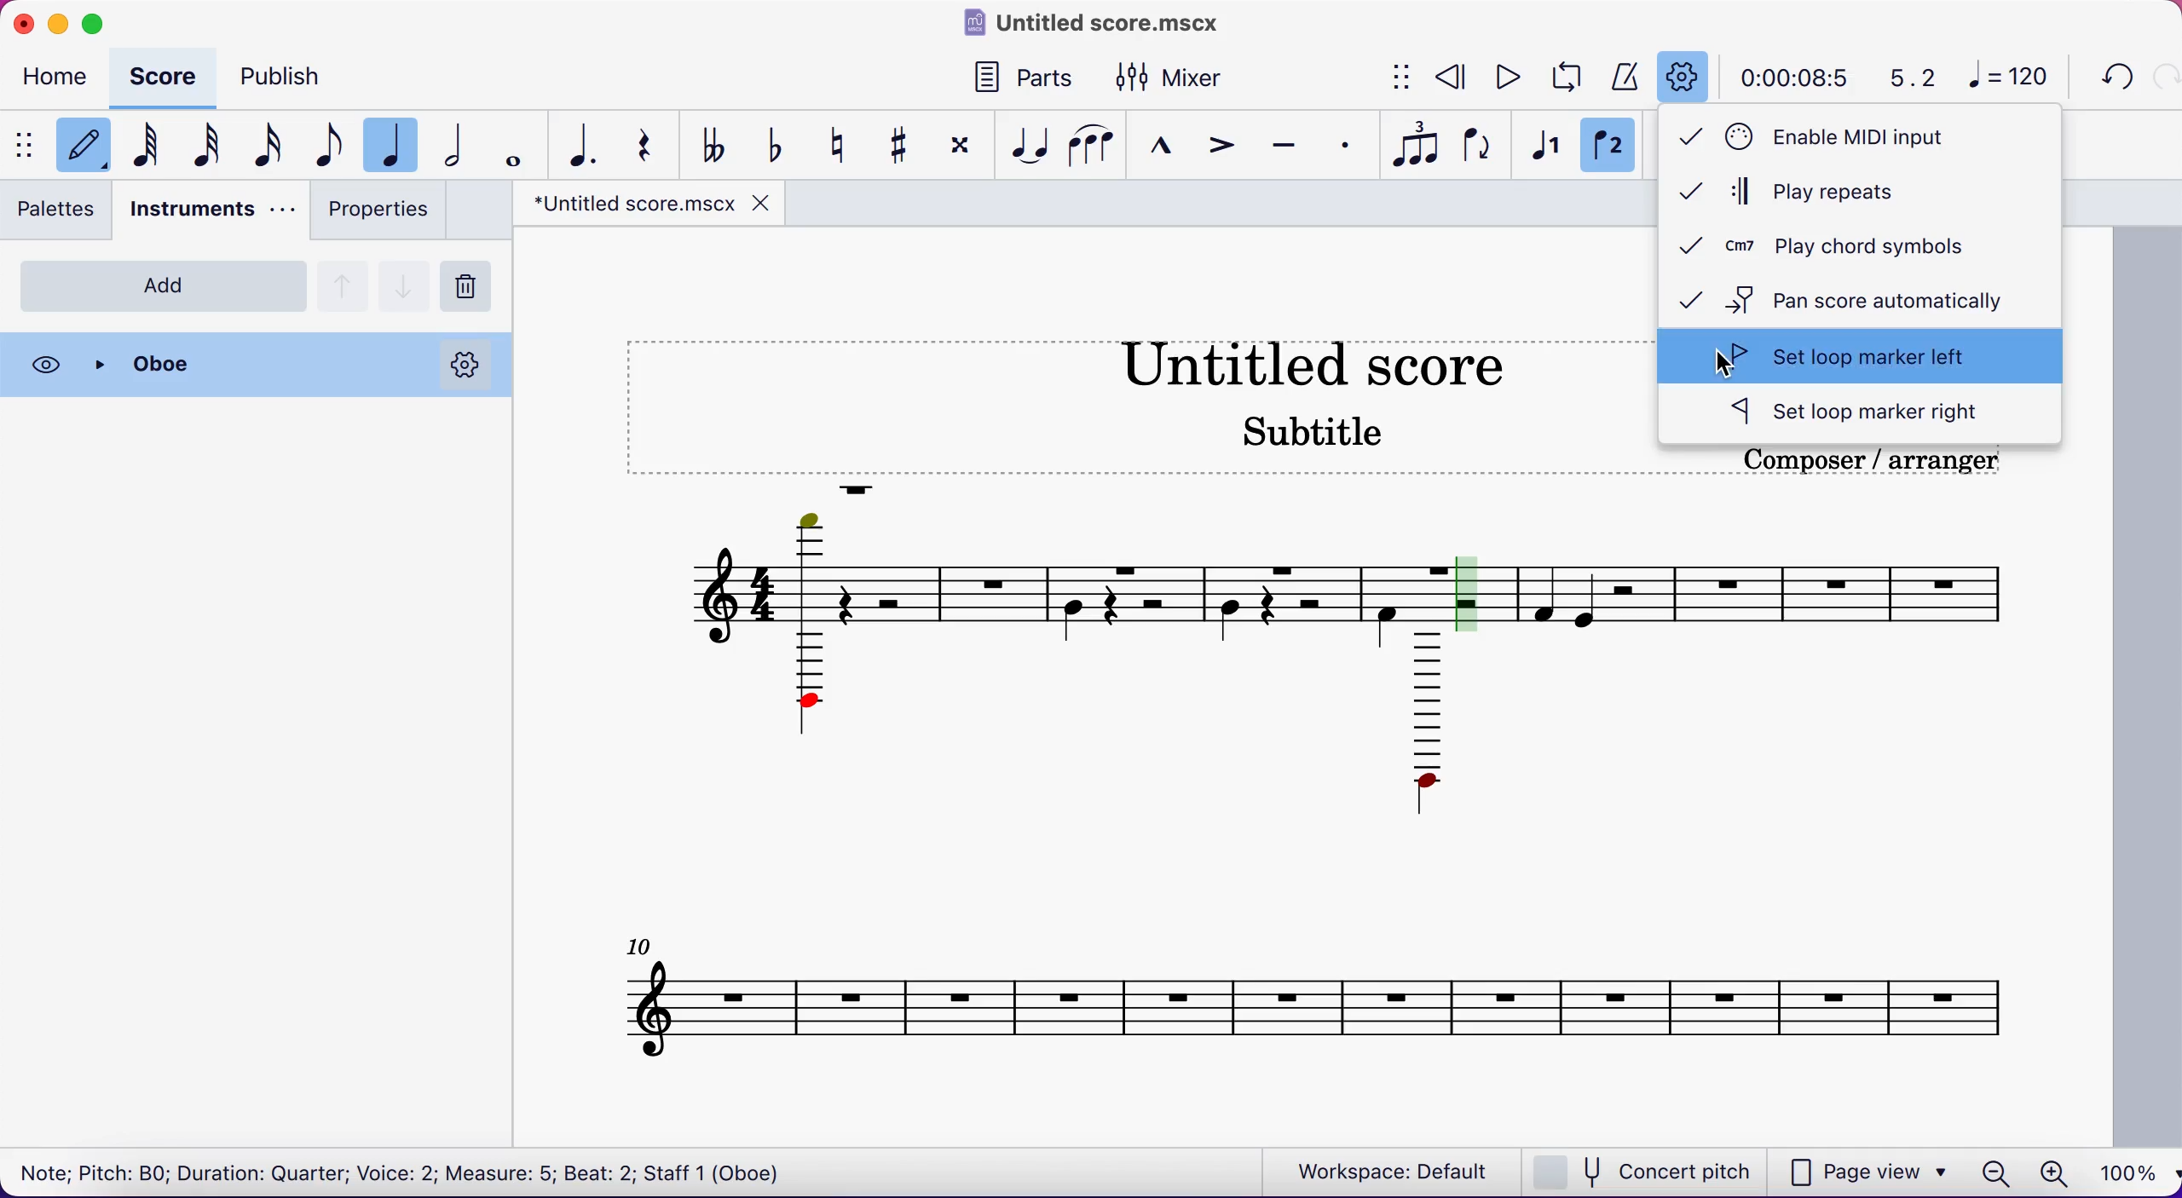  I want to click on palettes, so click(61, 214).